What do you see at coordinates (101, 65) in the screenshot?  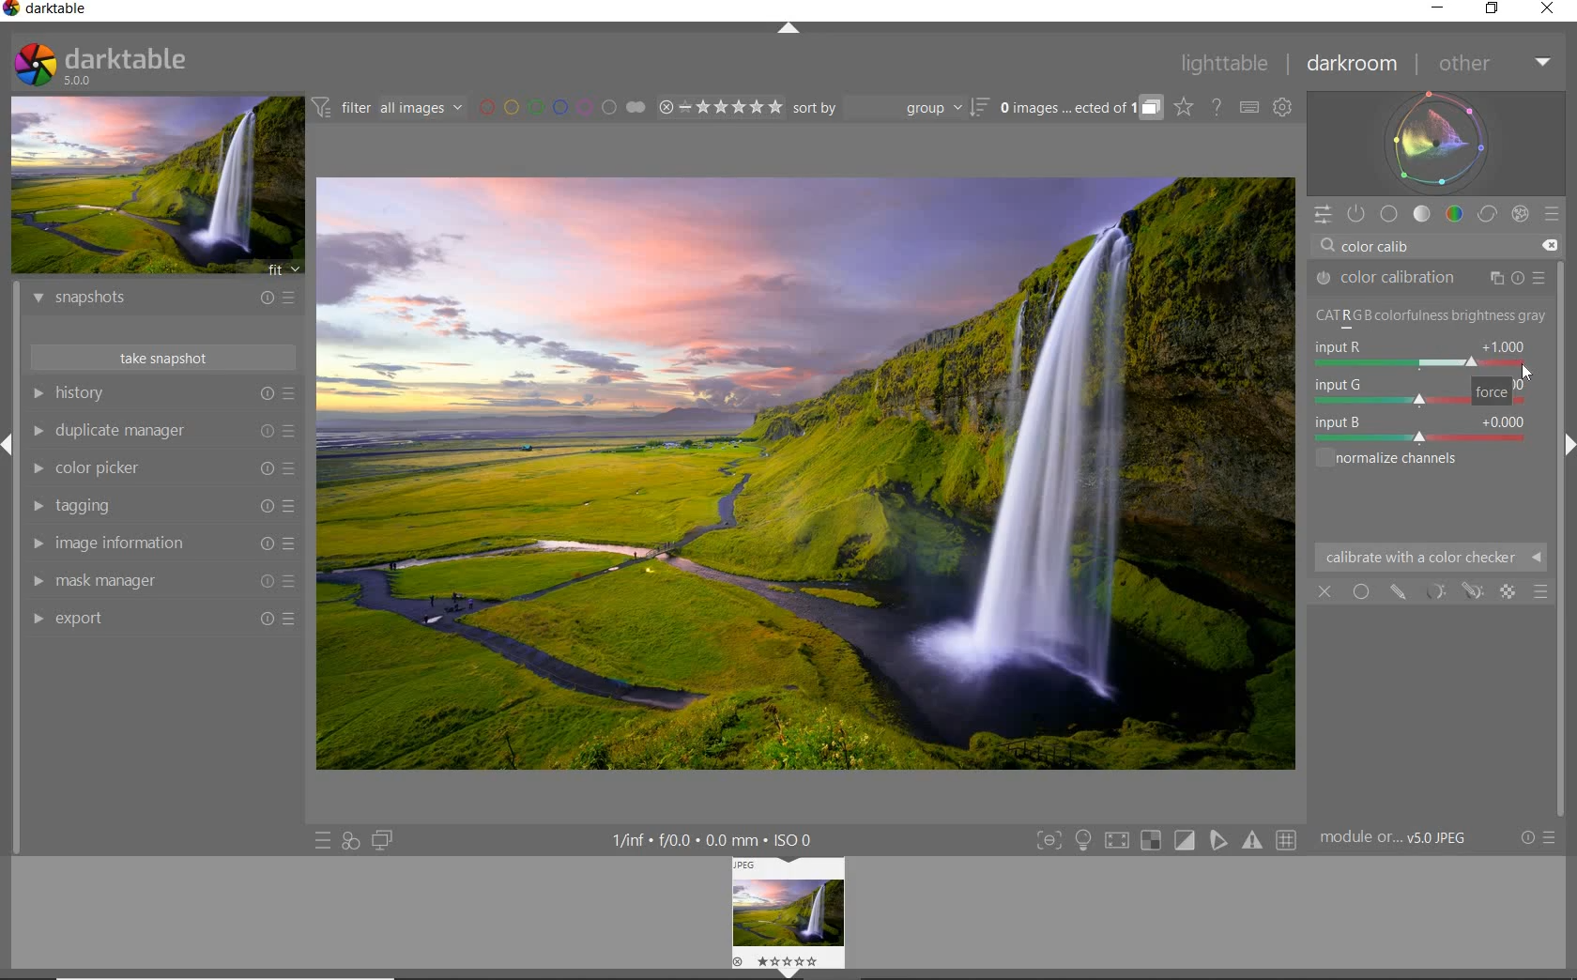 I see `SYSTEM LOGO` at bounding box center [101, 65].